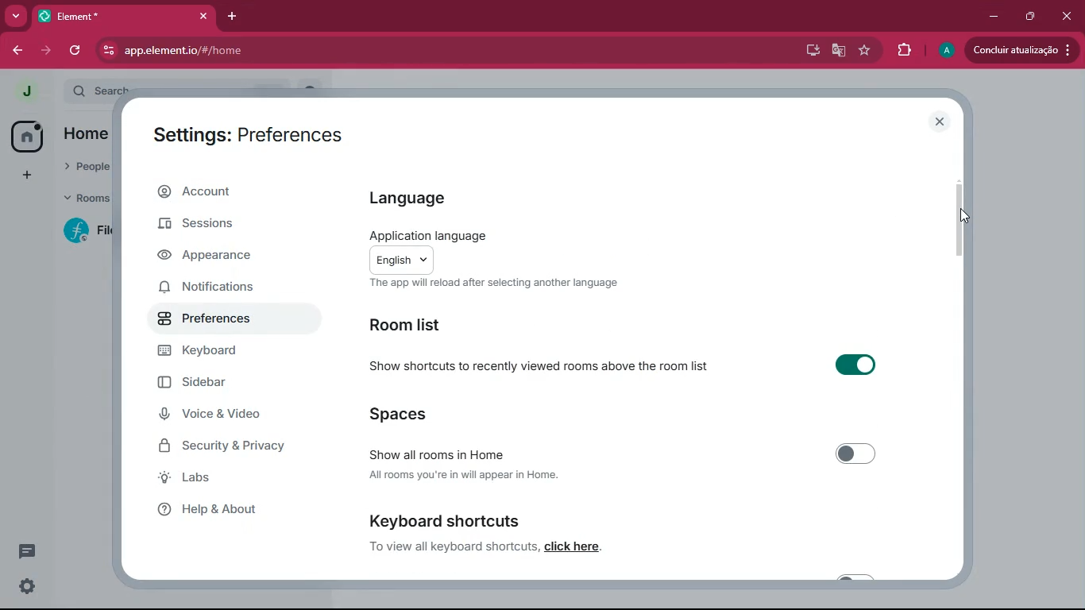 The height and width of the screenshot is (610, 1085). I want to click on account, so click(230, 194).